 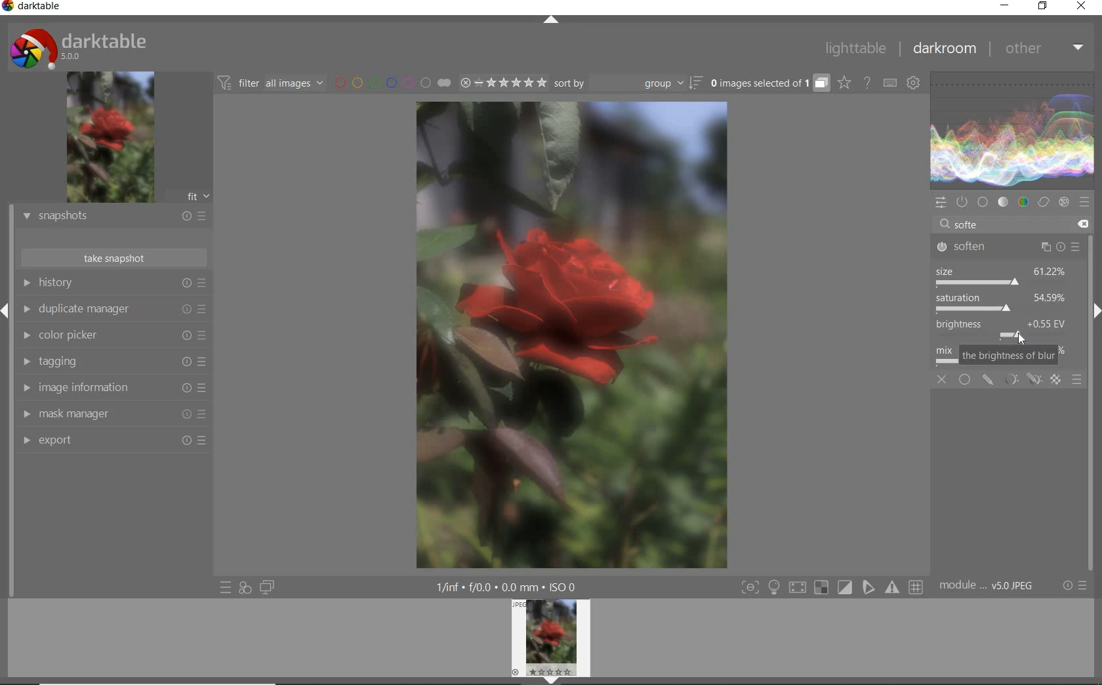 What do you see at coordinates (550, 642) in the screenshot?
I see `image preview` at bounding box center [550, 642].